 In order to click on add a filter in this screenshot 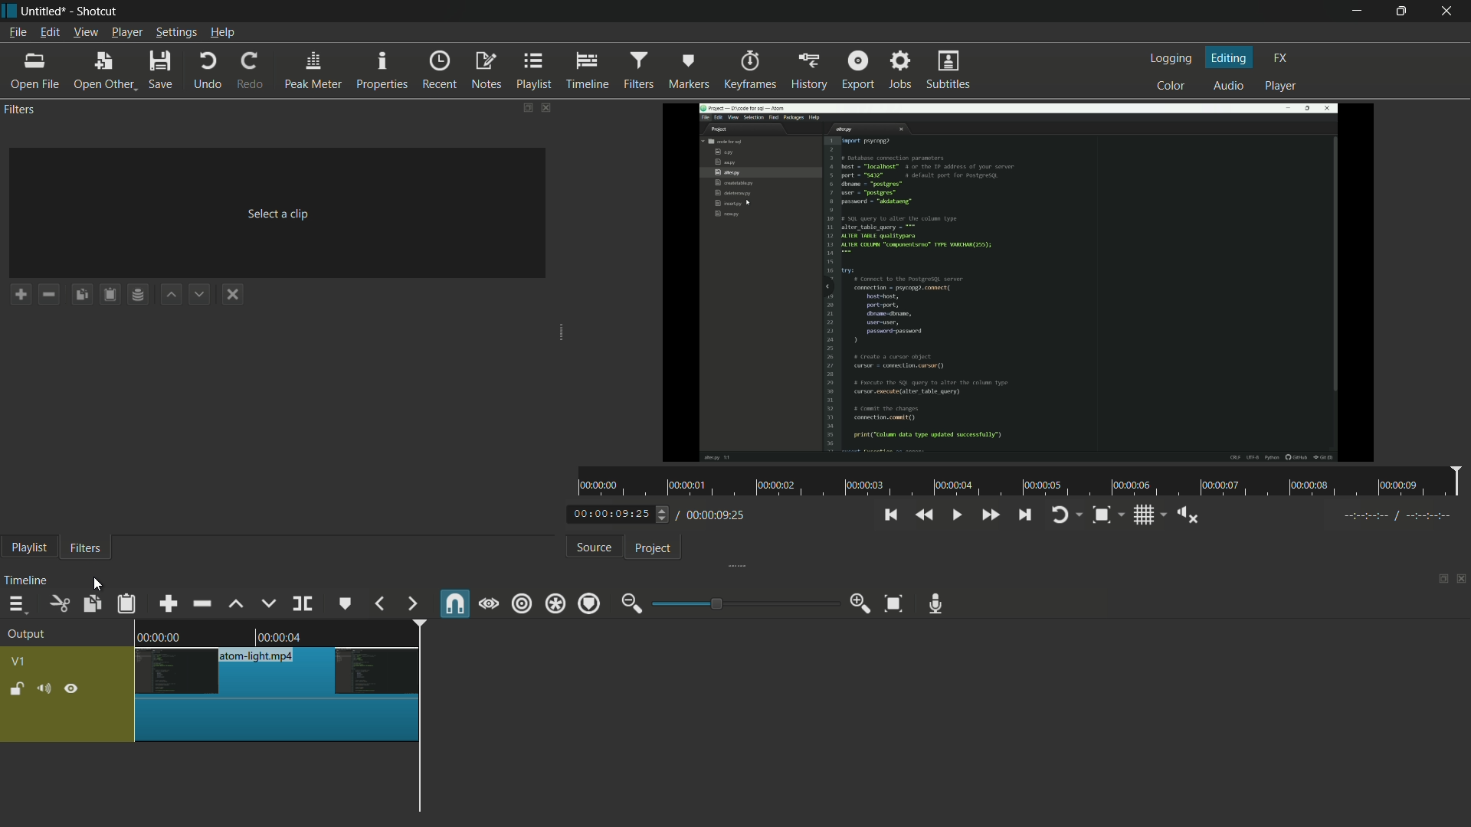, I will do `click(21, 294)`.